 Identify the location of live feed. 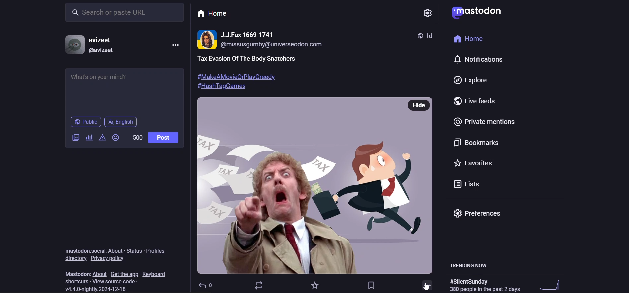
(475, 101).